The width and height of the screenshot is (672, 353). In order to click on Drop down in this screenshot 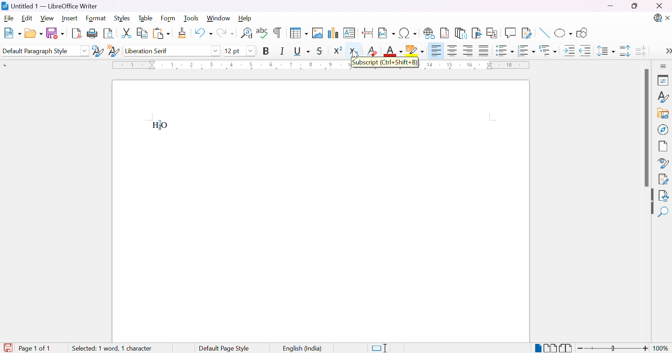, I will do `click(84, 51)`.